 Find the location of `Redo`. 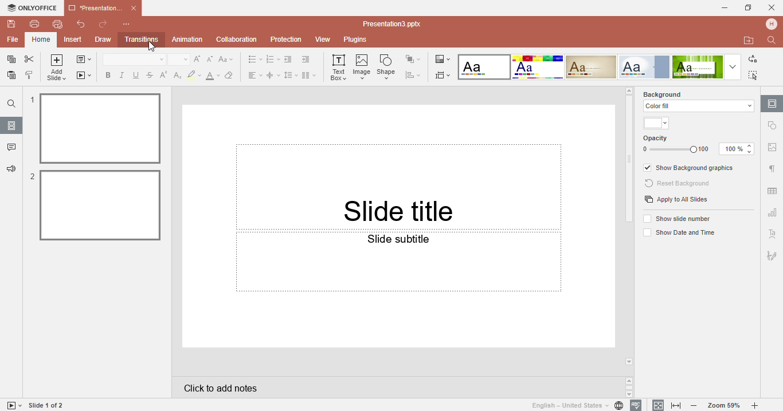

Redo is located at coordinates (103, 25).